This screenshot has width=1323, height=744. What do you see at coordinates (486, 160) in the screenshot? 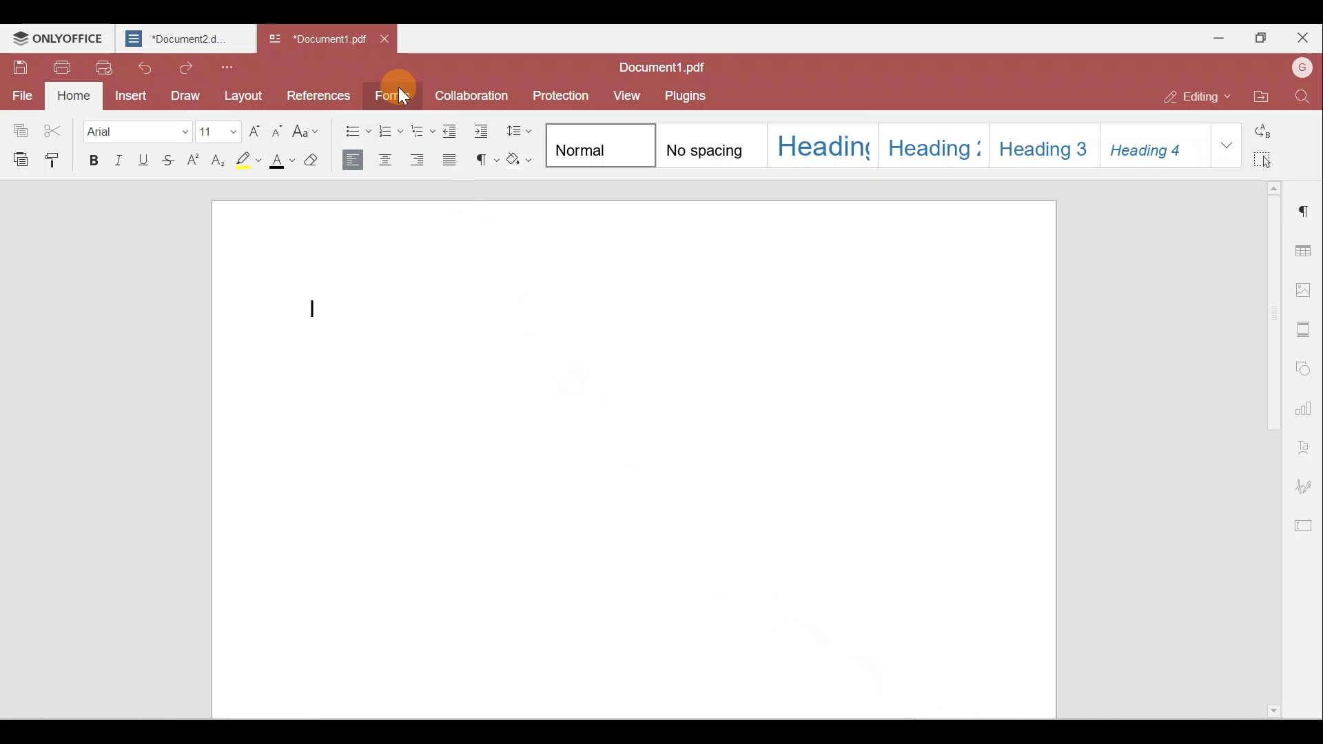
I see `Non printing characters` at bounding box center [486, 160].